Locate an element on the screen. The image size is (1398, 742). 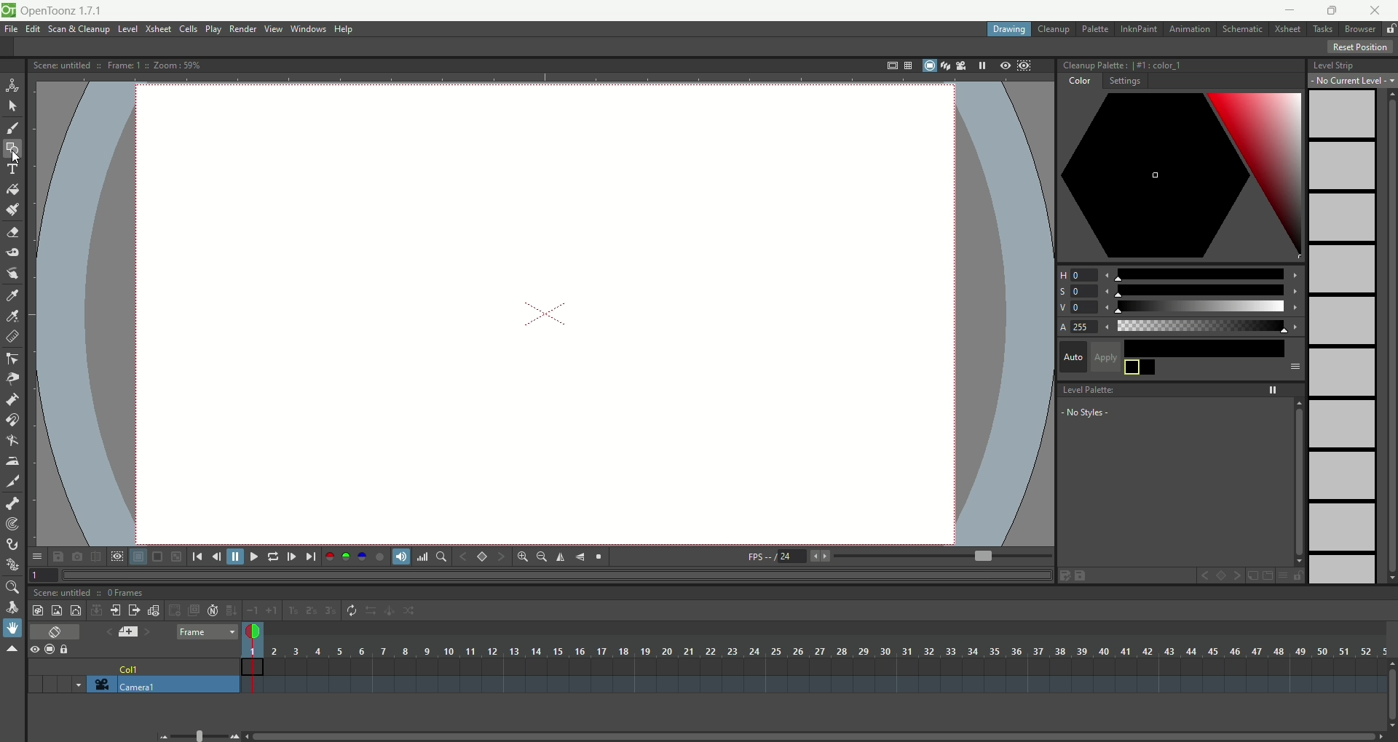
type tool is located at coordinates (14, 169).